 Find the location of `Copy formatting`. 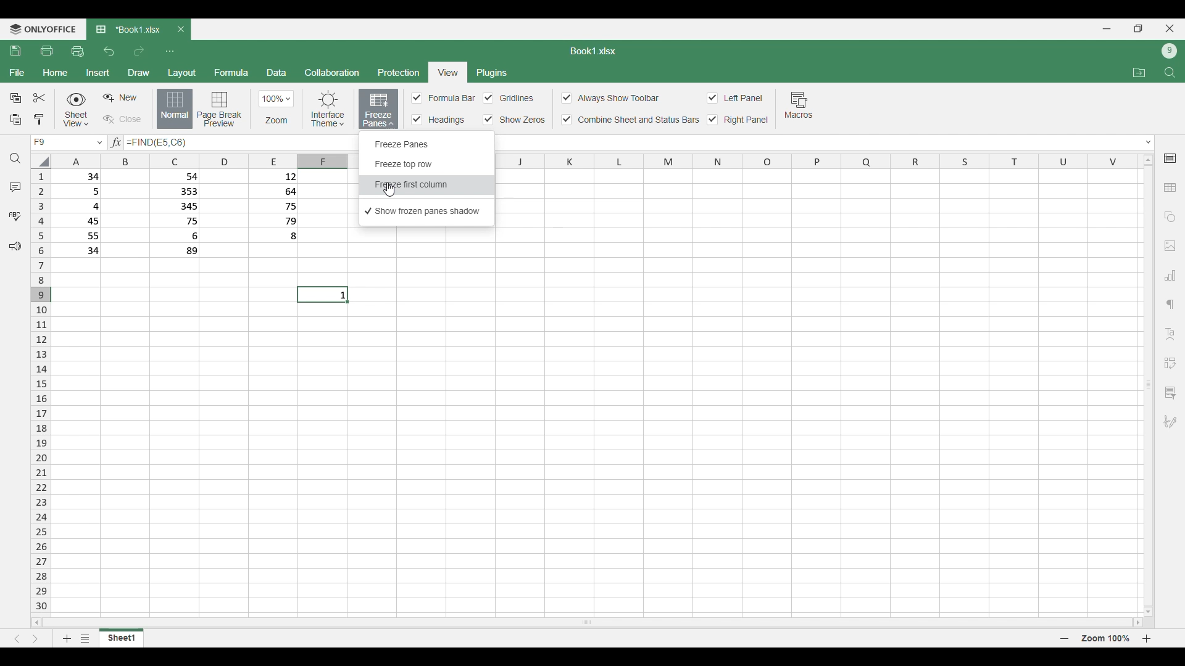

Copy formatting is located at coordinates (39, 120).